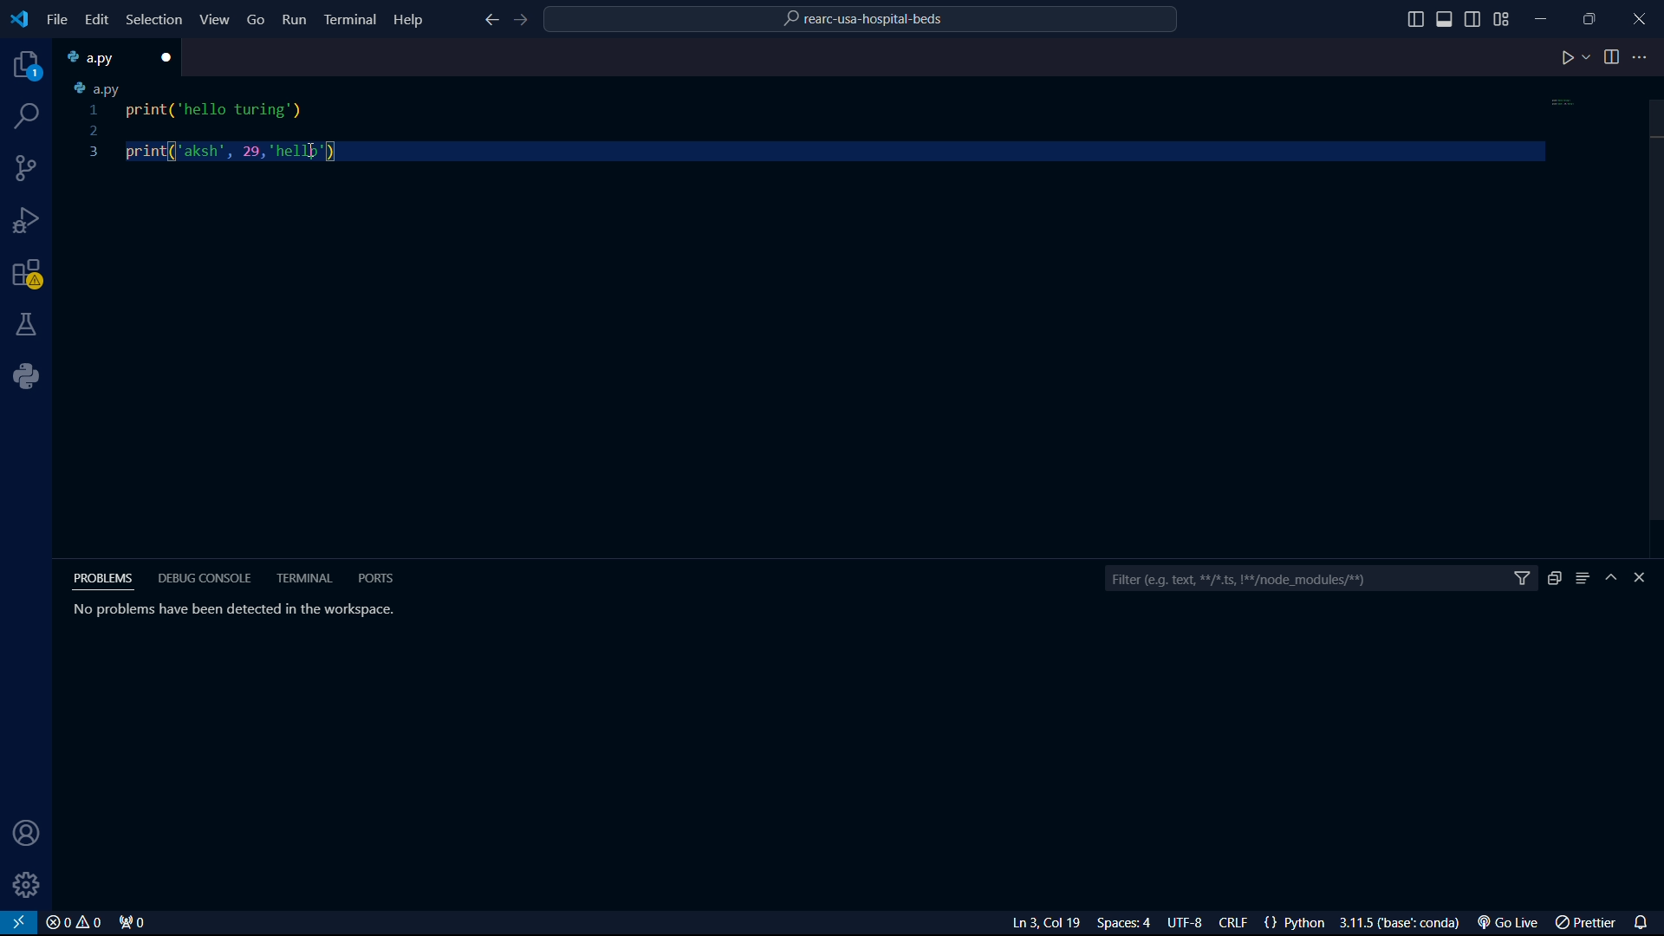 The width and height of the screenshot is (1664, 936). I want to click on grid view, so click(1502, 19).